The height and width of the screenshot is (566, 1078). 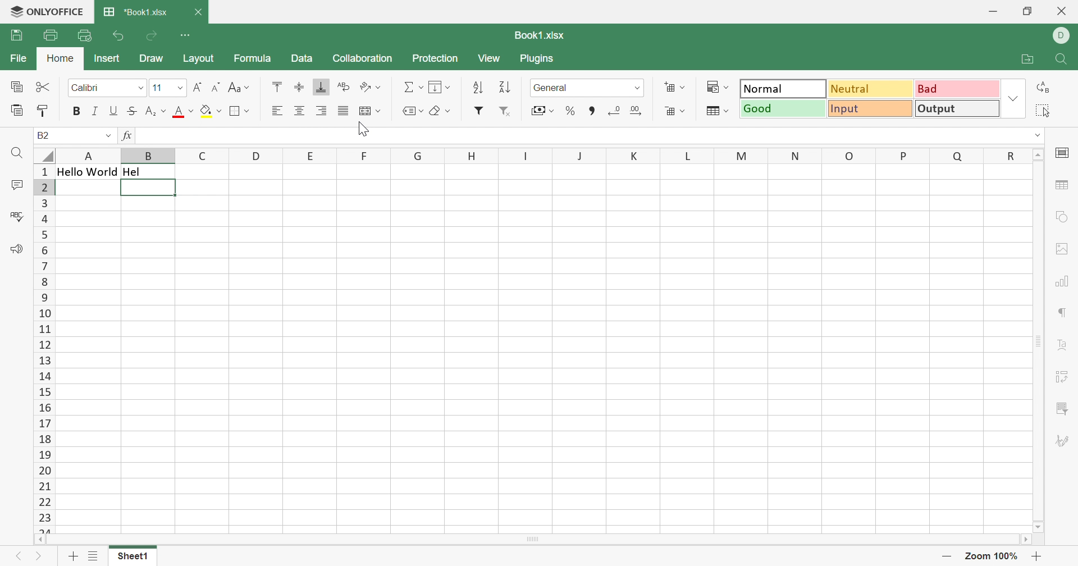 What do you see at coordinates (343, 86) in the screenshot?
I see `Wrap text` at bounding box center [343, 86].